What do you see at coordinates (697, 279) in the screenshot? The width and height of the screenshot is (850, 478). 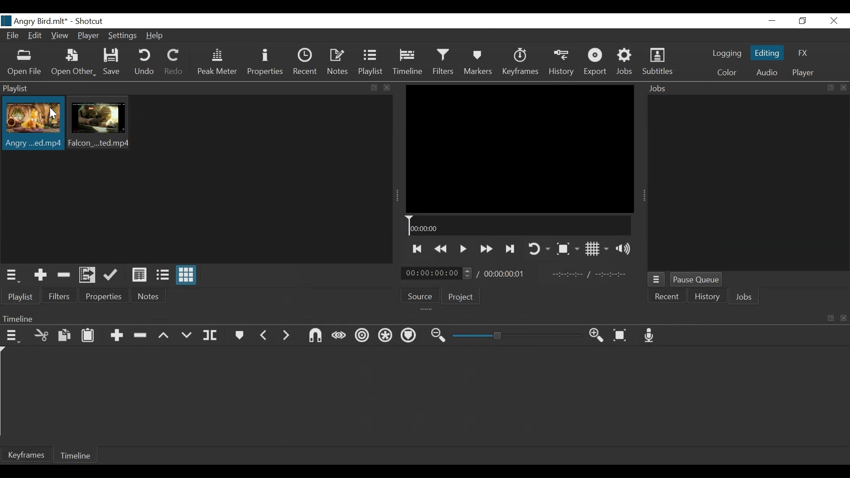 I see `Pause Queue` at bounding box center [697, 279].